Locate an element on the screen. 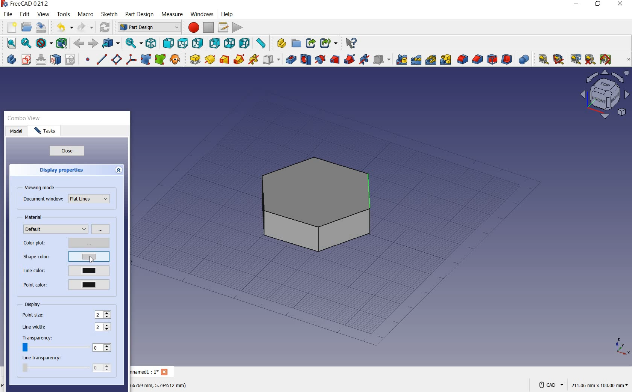 Image resolution: width=632 pixels, height=392 pixels. display is located at coordinates (31, 305).